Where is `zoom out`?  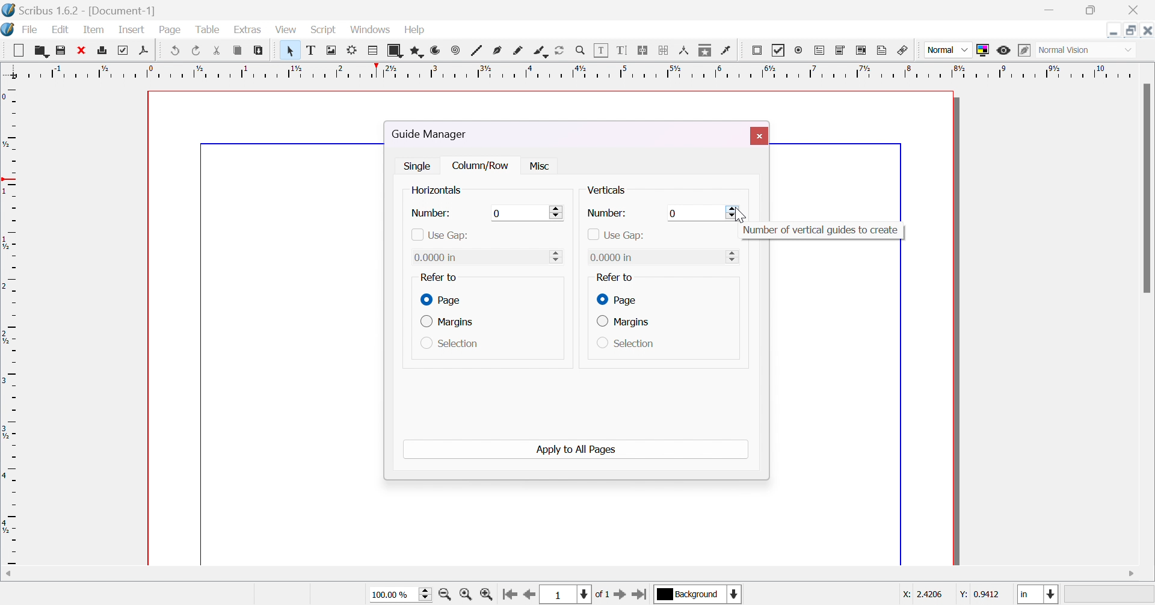
zoom out is located at coordinates (447, 594).